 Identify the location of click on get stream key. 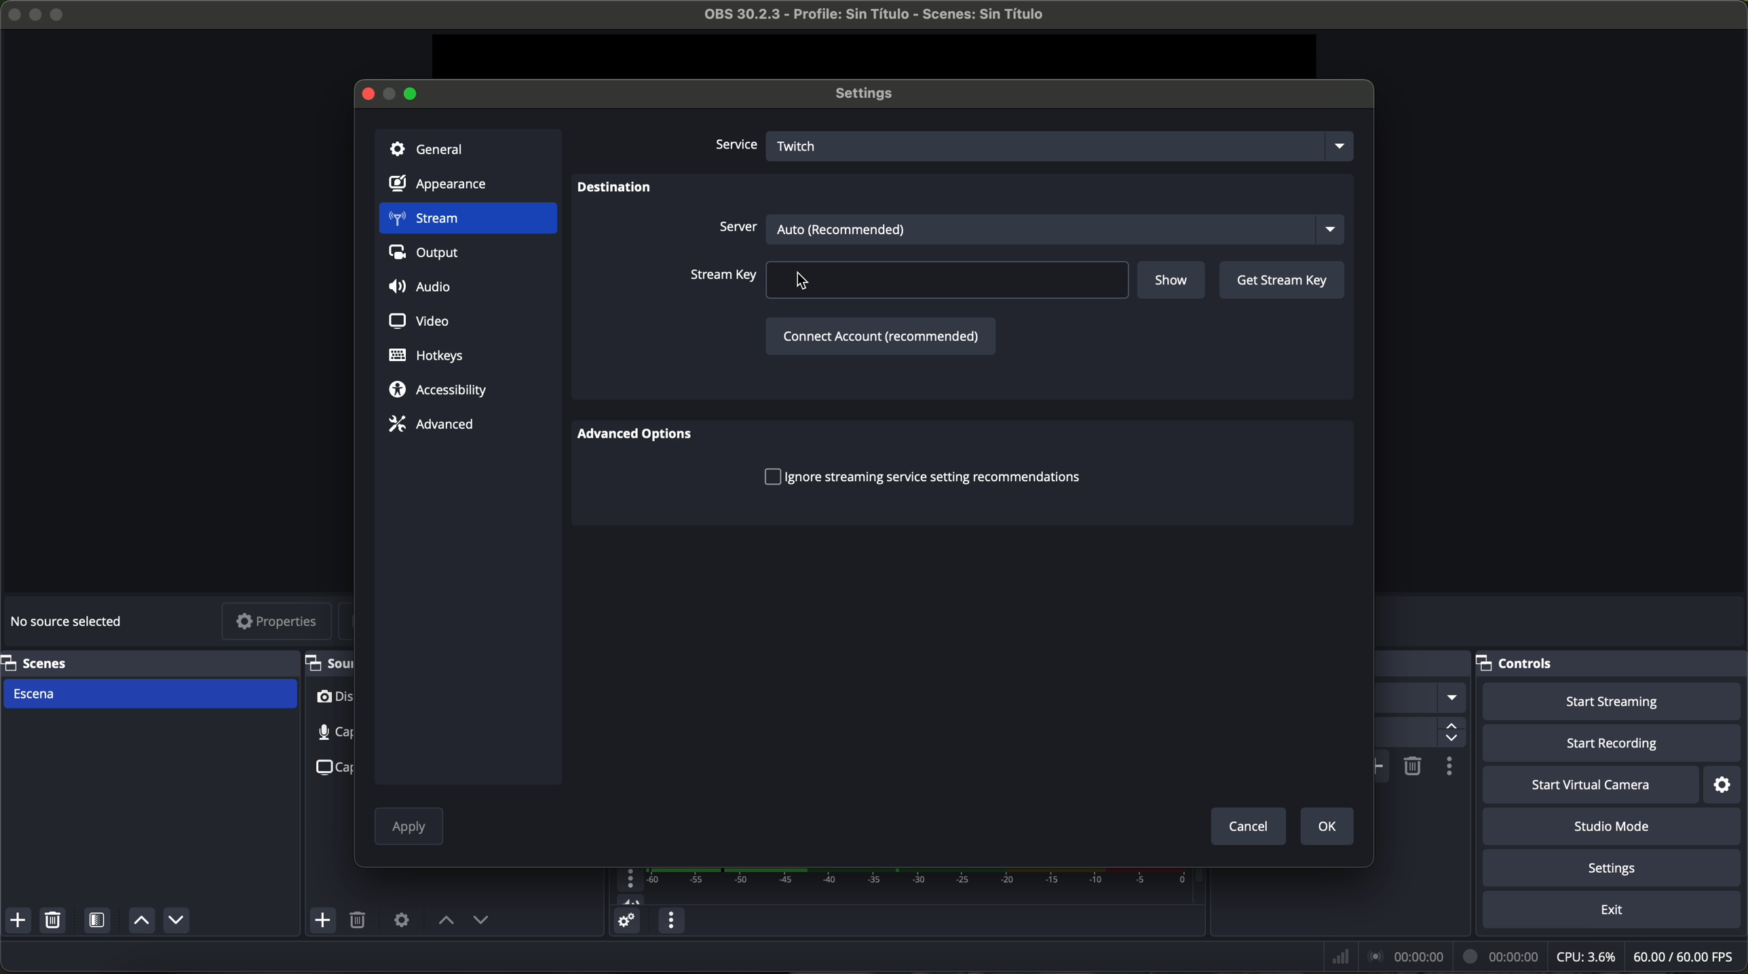
(1281, 281).